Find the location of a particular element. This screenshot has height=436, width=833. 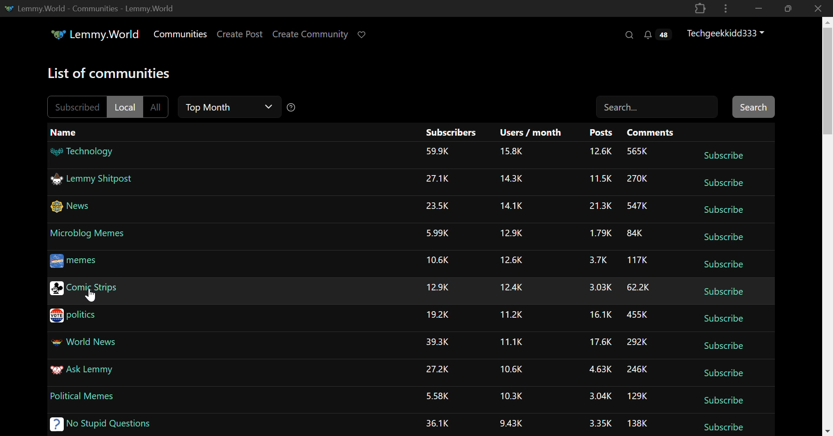

12.6K is located at coordinates (511, 259).